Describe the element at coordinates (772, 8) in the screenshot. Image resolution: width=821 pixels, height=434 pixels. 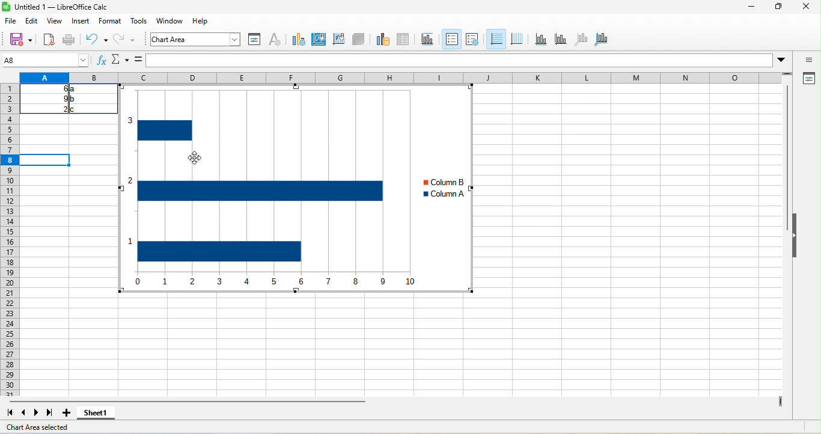
I see `maximize` at that location.